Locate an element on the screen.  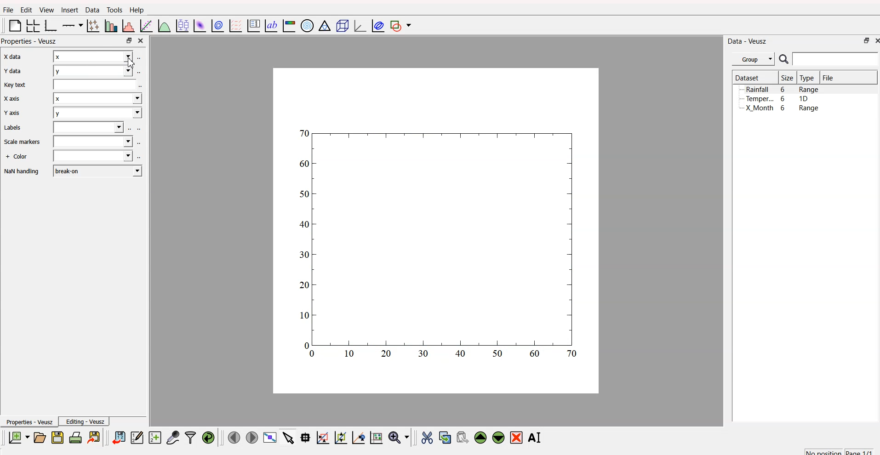
Temper... 6 1D is located at coordinates (777, 98).